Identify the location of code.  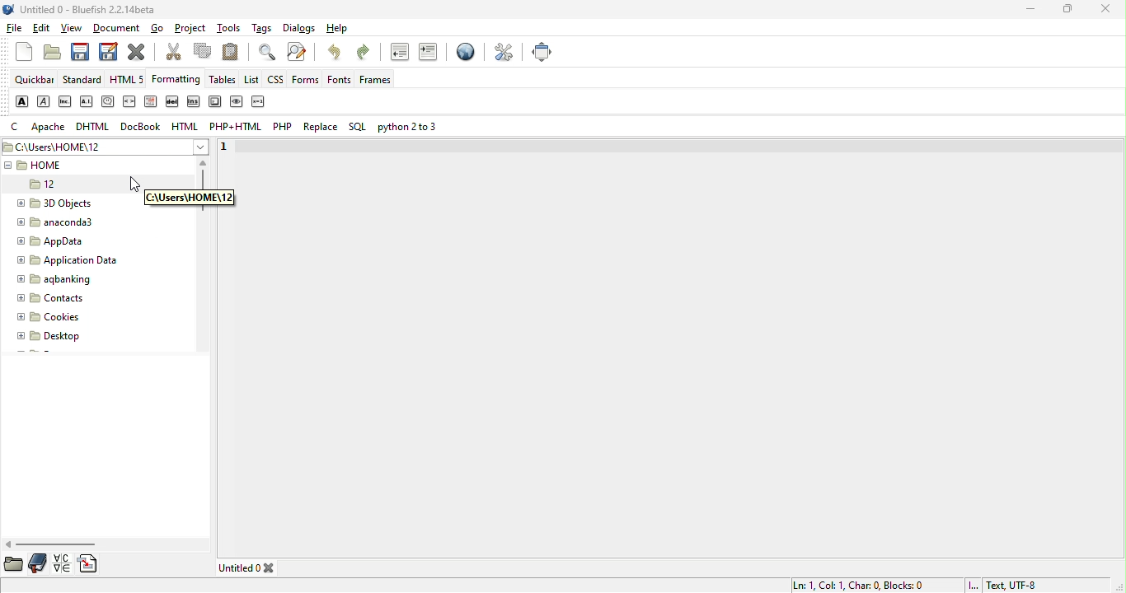
(129, 102).